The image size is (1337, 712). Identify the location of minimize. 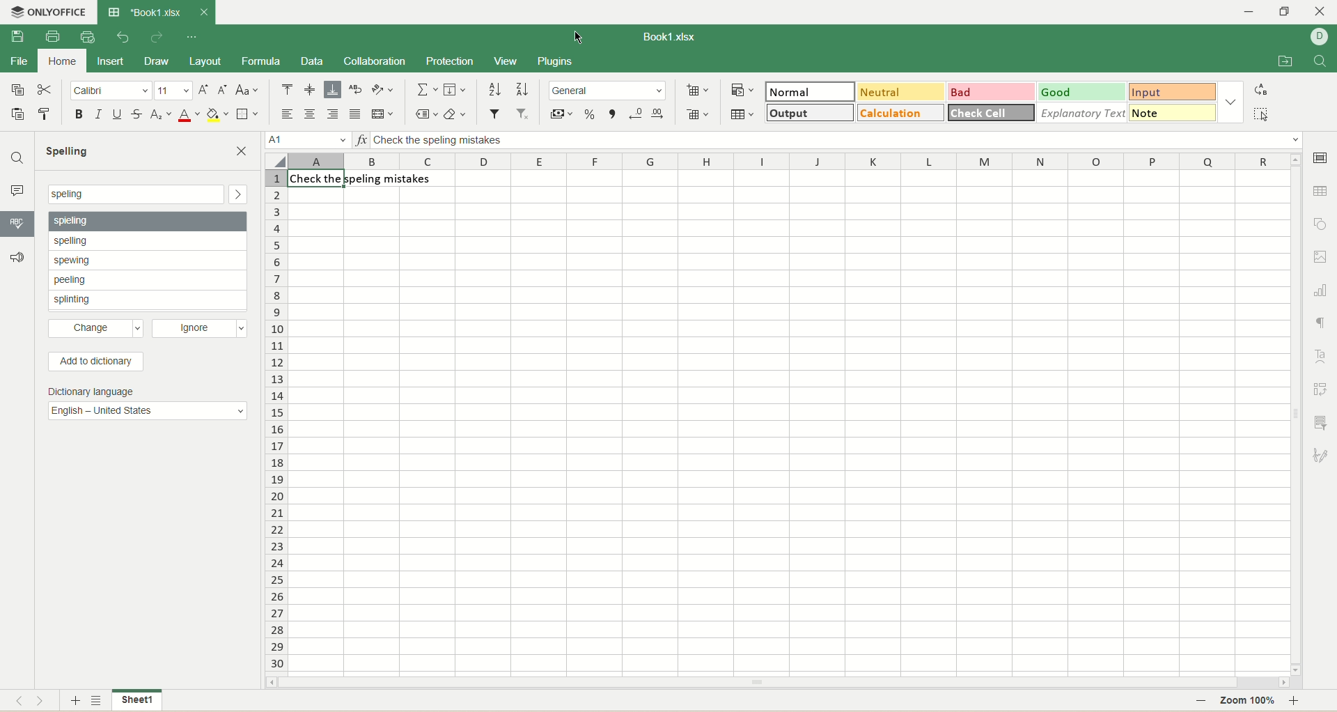
(1253, 12).